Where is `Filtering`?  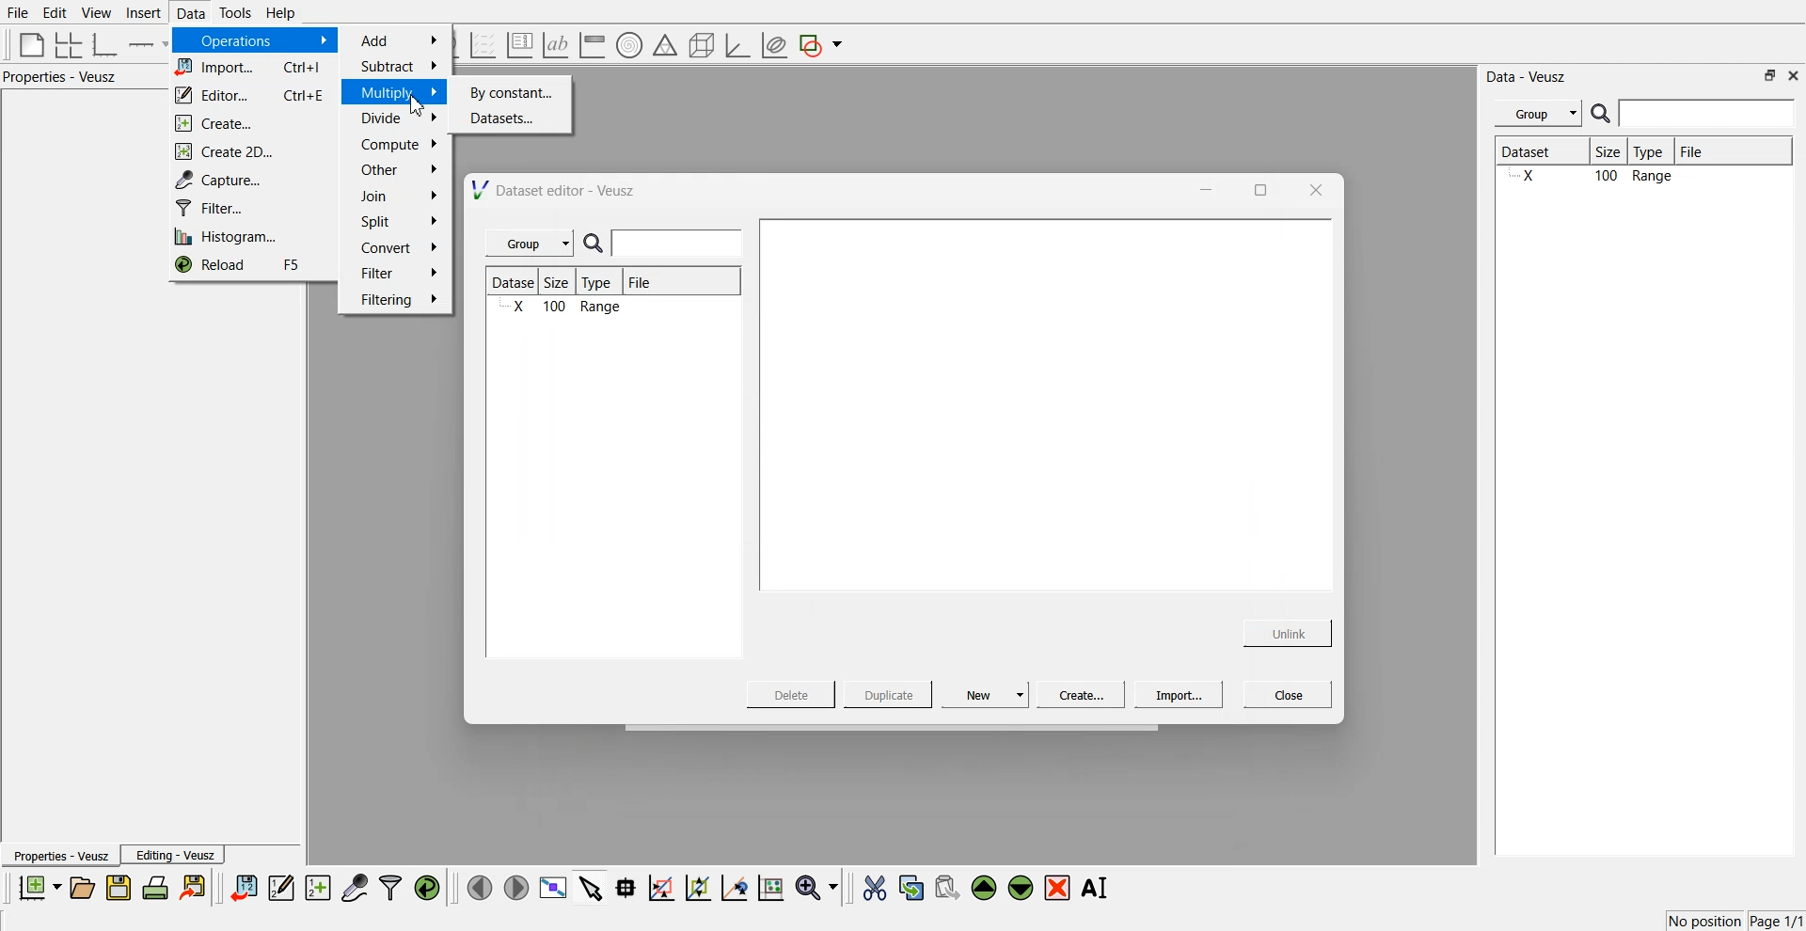 Filtering is located at coordinates (397, 299).